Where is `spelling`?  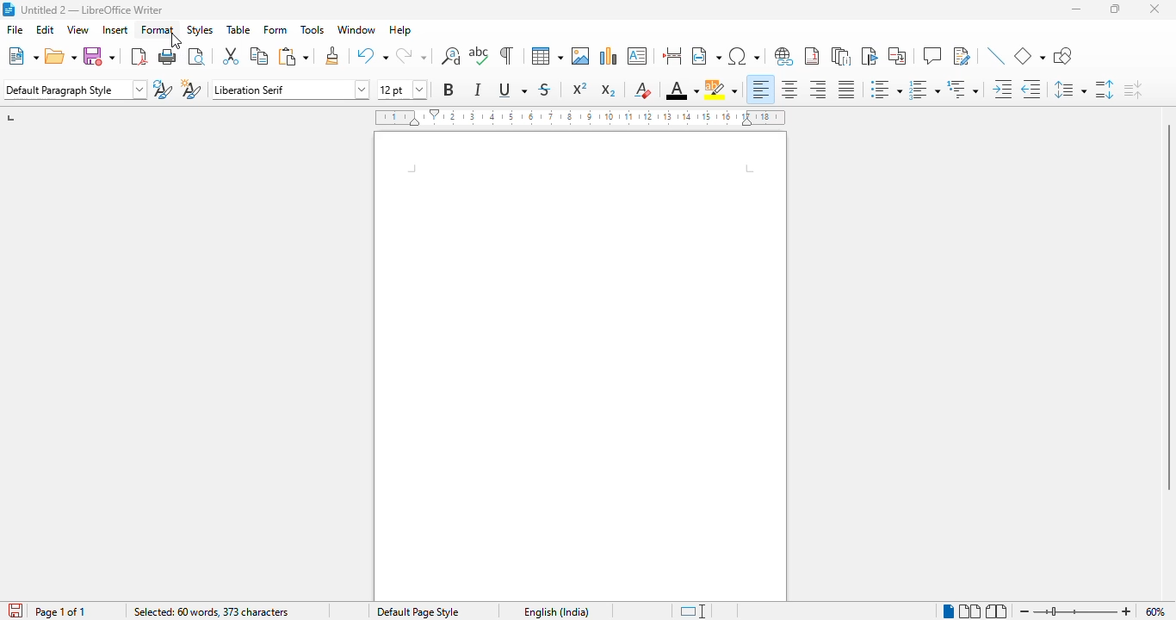
spelling is located at coordinates (480, 56).